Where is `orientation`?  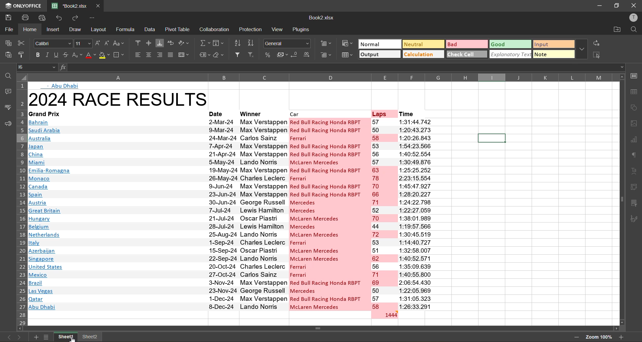
orientation is located at coordinates (185, 44).